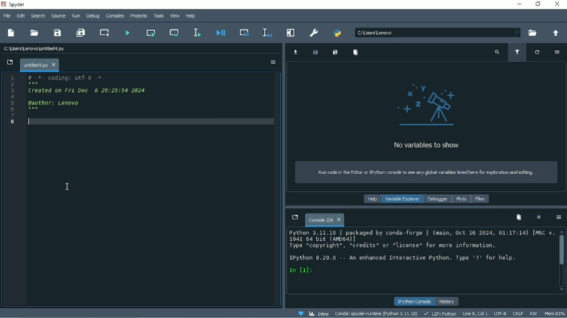 The width and height of the screenshot is (567, 318). What do you see at coordinates (57, 33) in the screenshot?
I see `Save file` at bounding box center [57, 33].